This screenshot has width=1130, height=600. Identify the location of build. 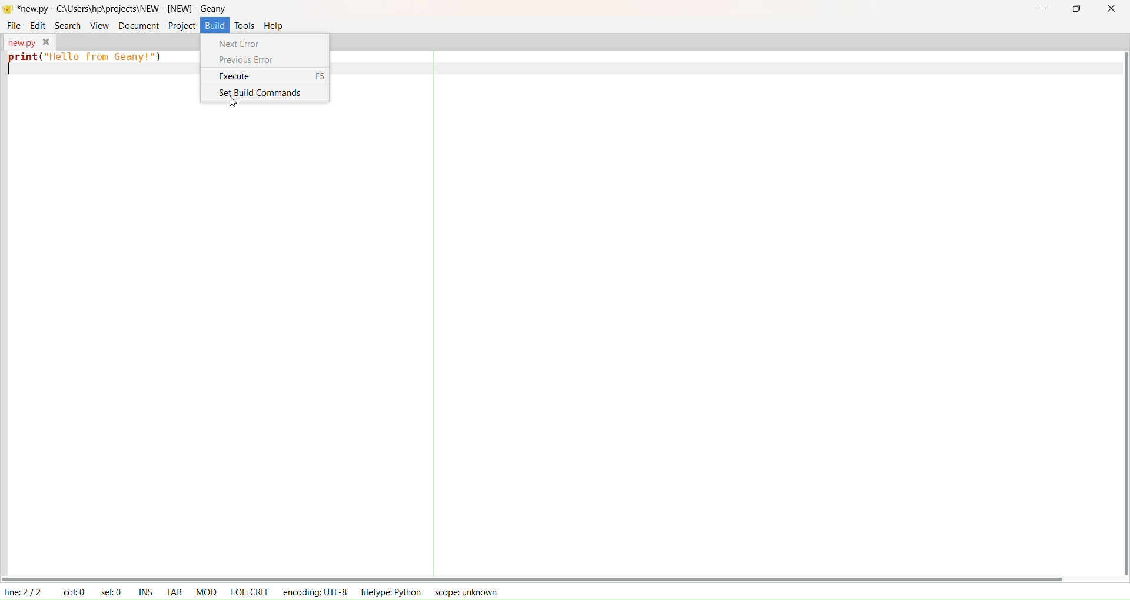
(215, 24).